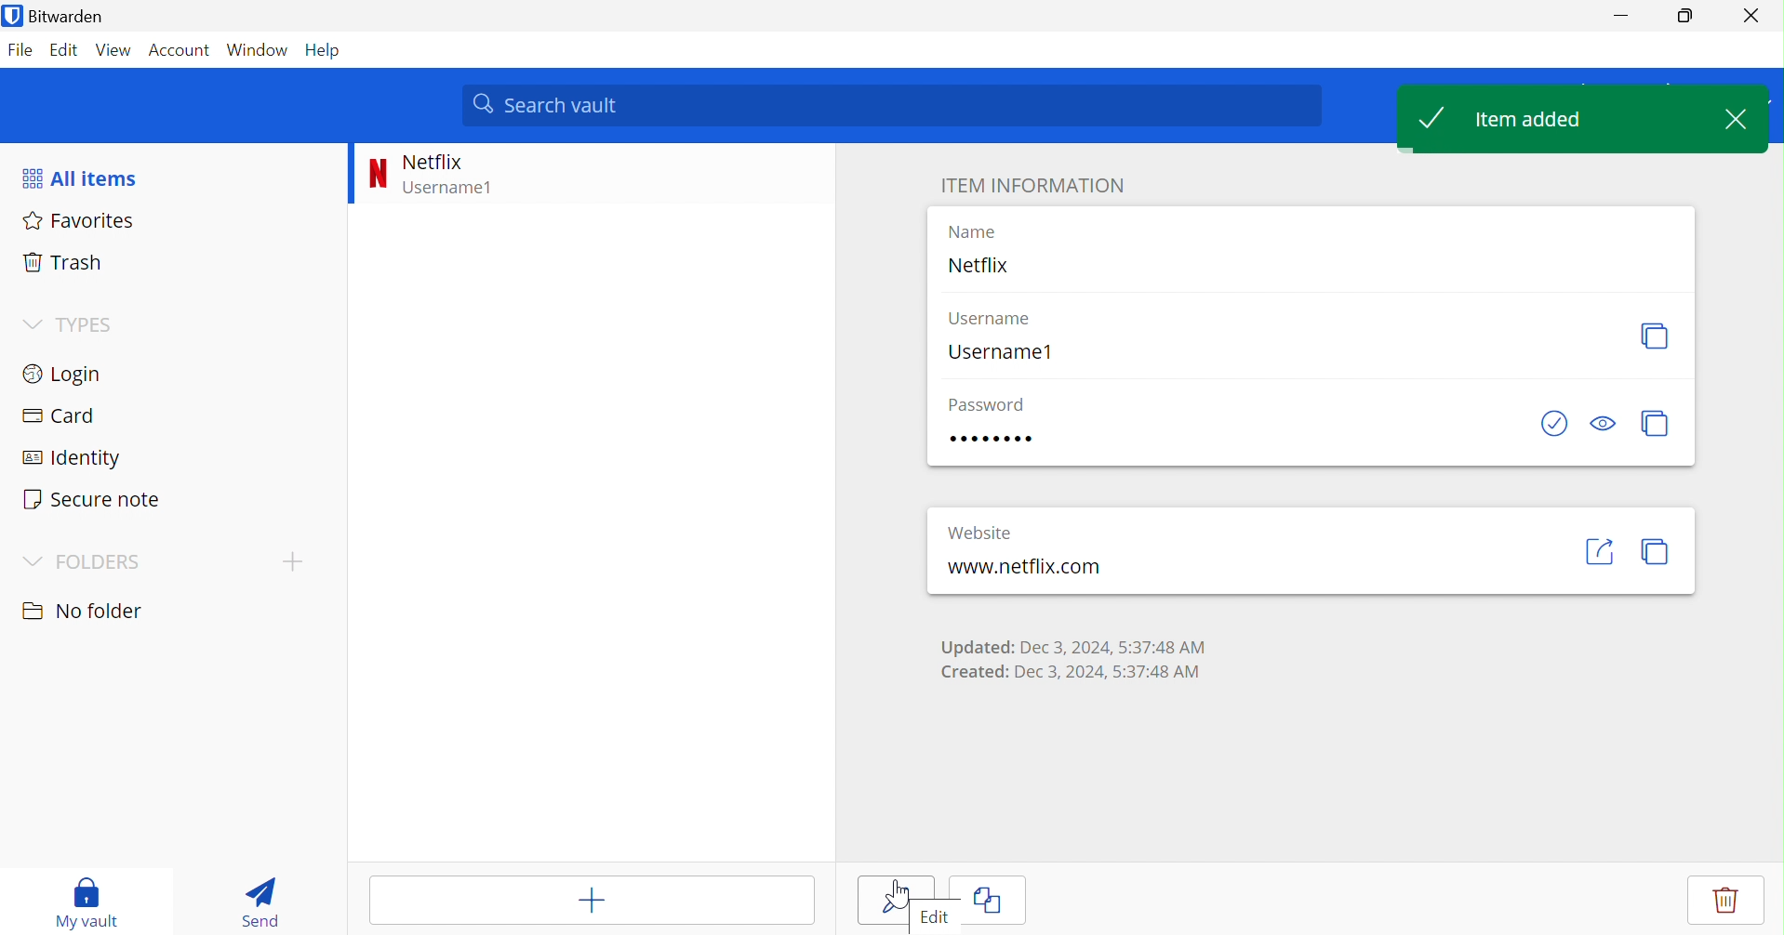 This screenshot has width=1784, height=935. What do you see at coordinates (884, 900) in the screenshot?
I see `edit` at bounding box center [884, 900].